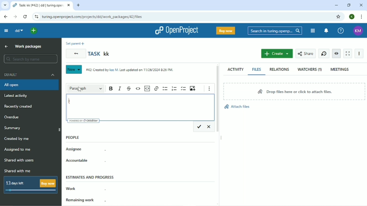 The image size is (367, 206). What do you see at coordinates (279, 69) in the screenshot?
I see `Relations` at bounding box center [279, 69].